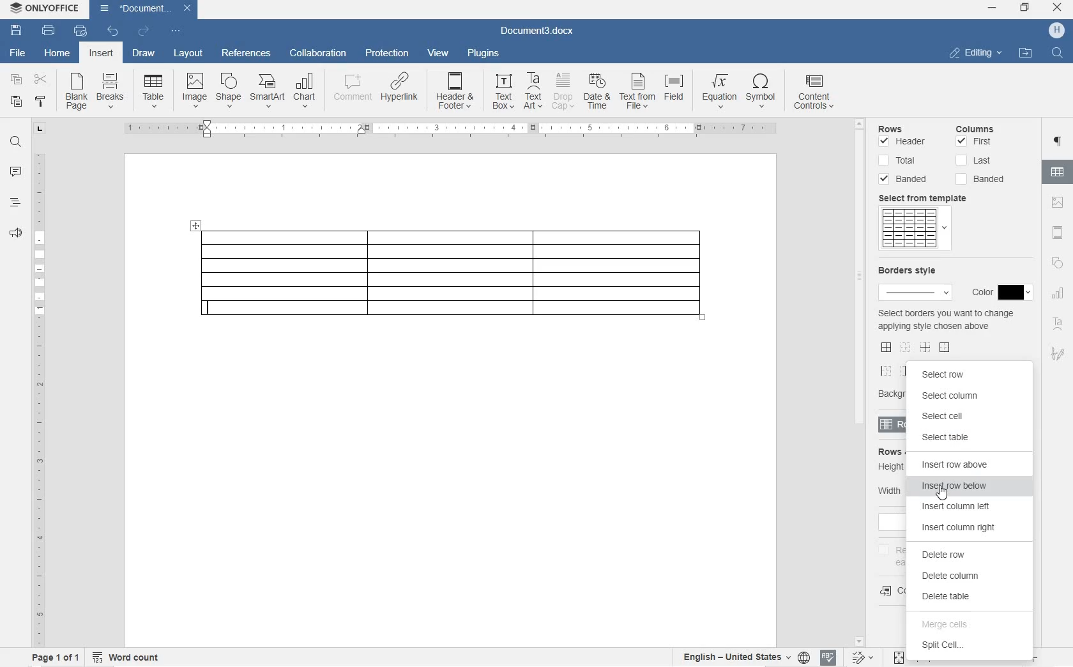 The width and height of the screenshot is (1073, 667). I want to click on PAGE 1 OF 1, so click(56, 657).